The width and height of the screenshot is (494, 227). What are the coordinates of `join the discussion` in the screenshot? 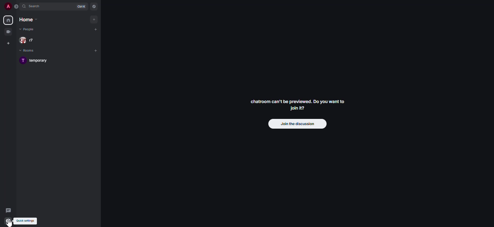 It's located at (297, 124).